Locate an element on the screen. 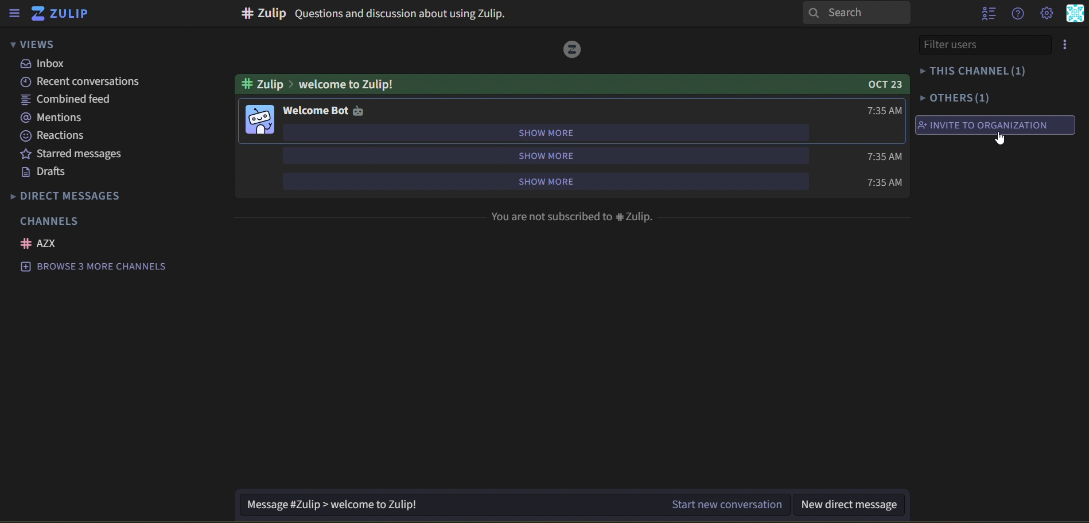  get help is located at coordinates (1017, 13).